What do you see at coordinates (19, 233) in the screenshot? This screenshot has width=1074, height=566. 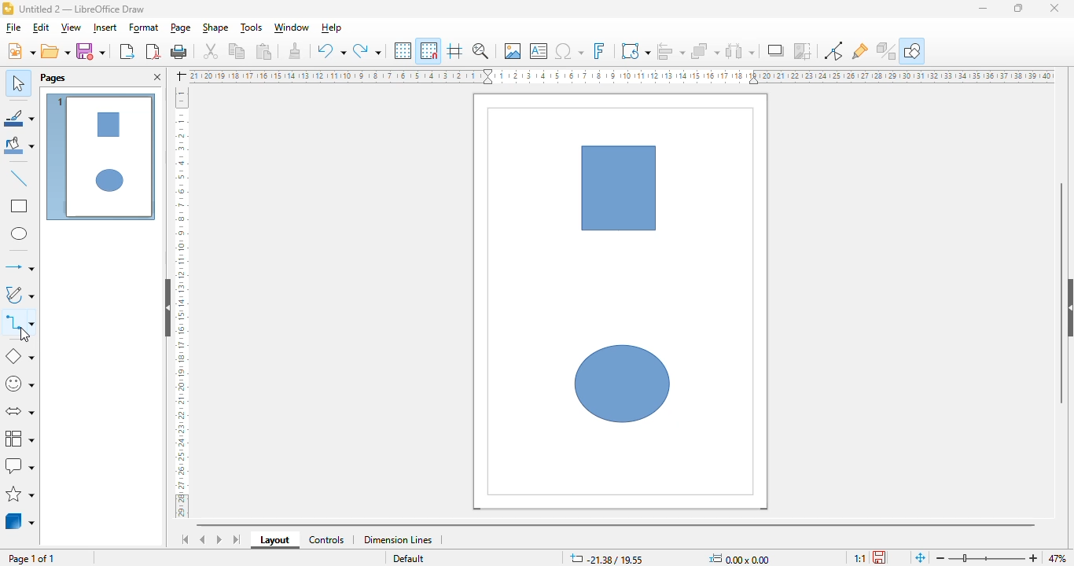 I see `ellipse` at bounding box center [19, 233].